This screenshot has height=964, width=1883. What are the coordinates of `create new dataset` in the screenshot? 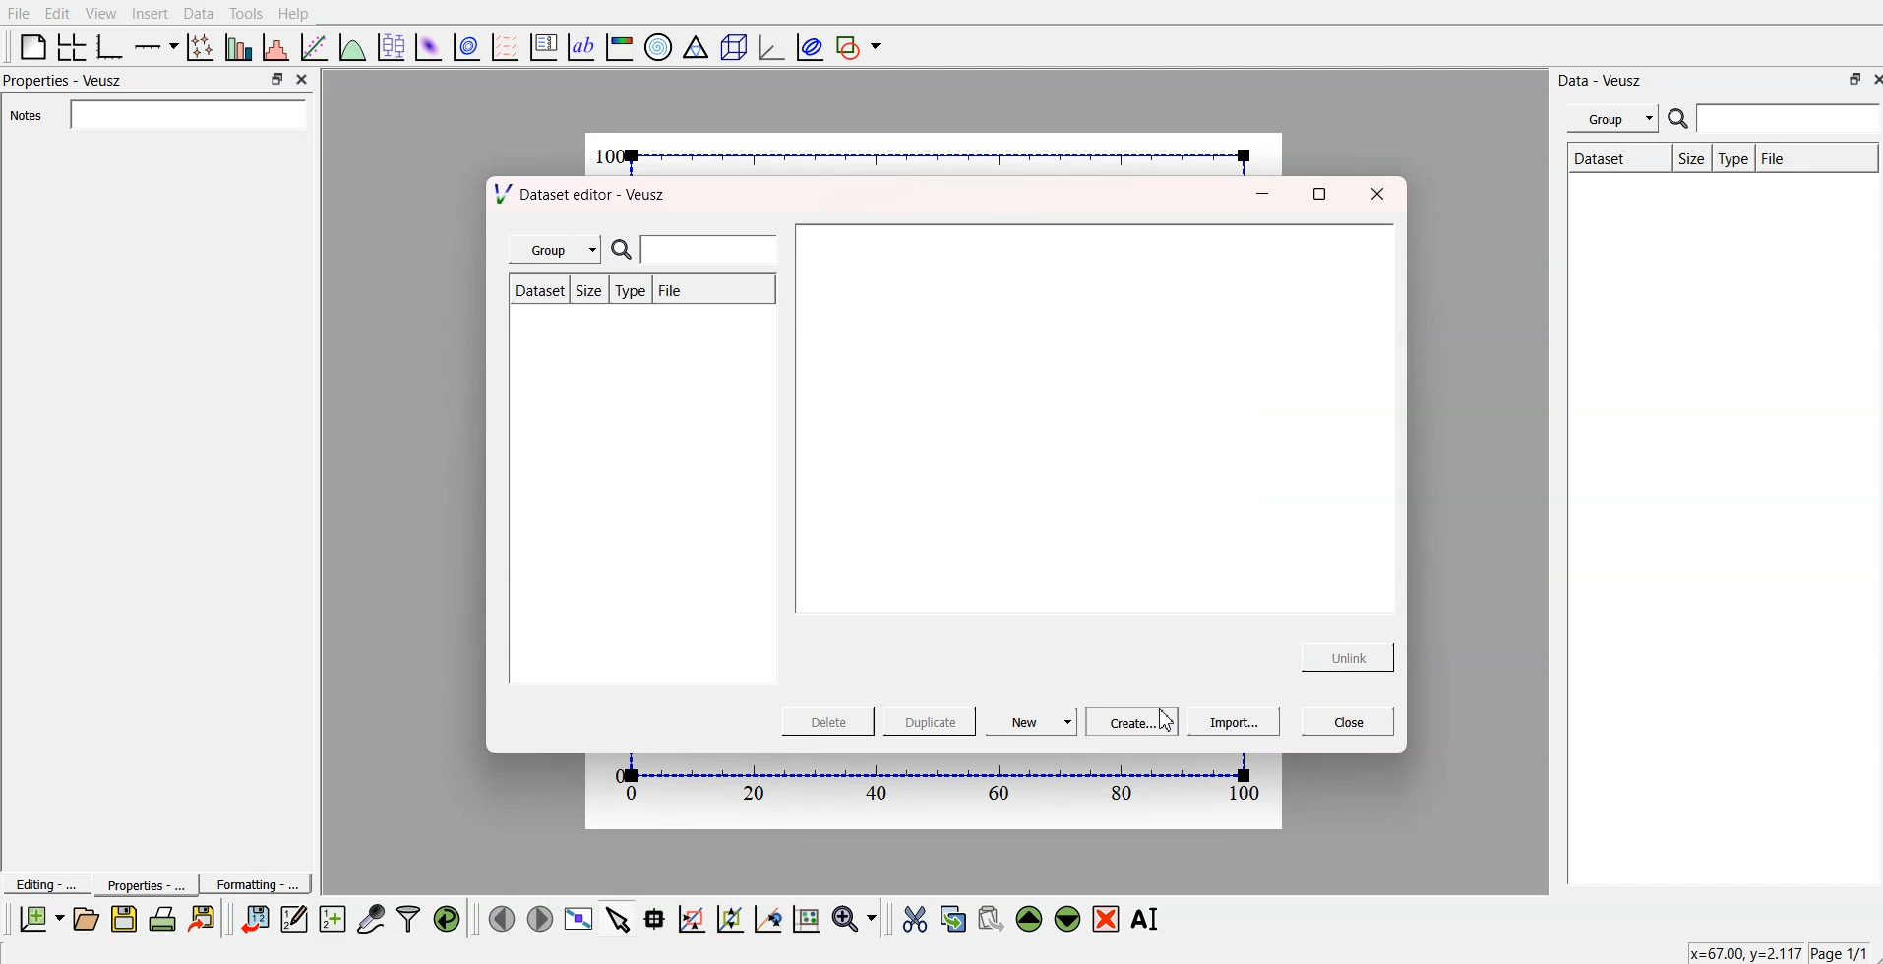 It's located at (332, 916).